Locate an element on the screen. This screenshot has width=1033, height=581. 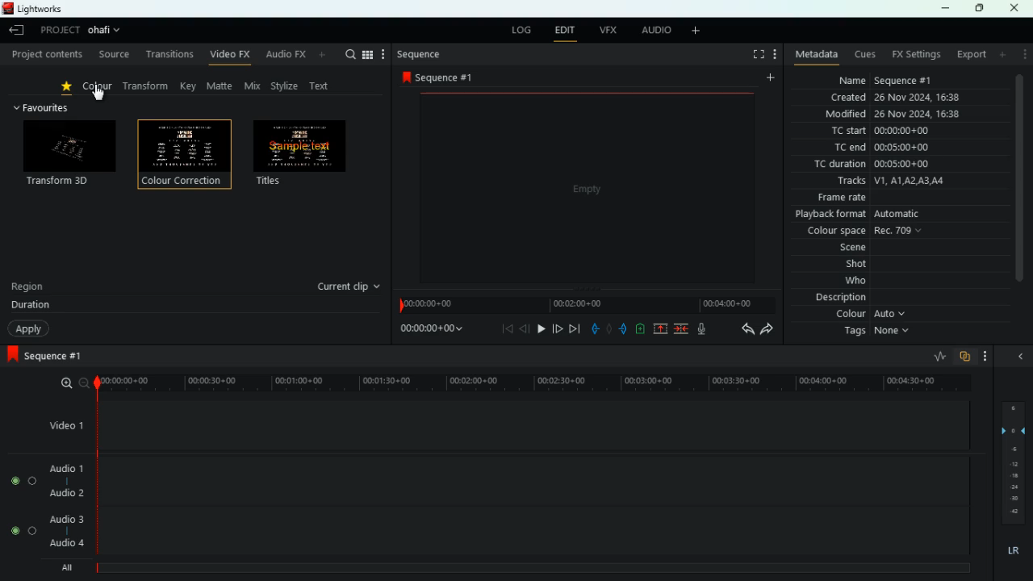
backward is located at coordinates (525, 330).